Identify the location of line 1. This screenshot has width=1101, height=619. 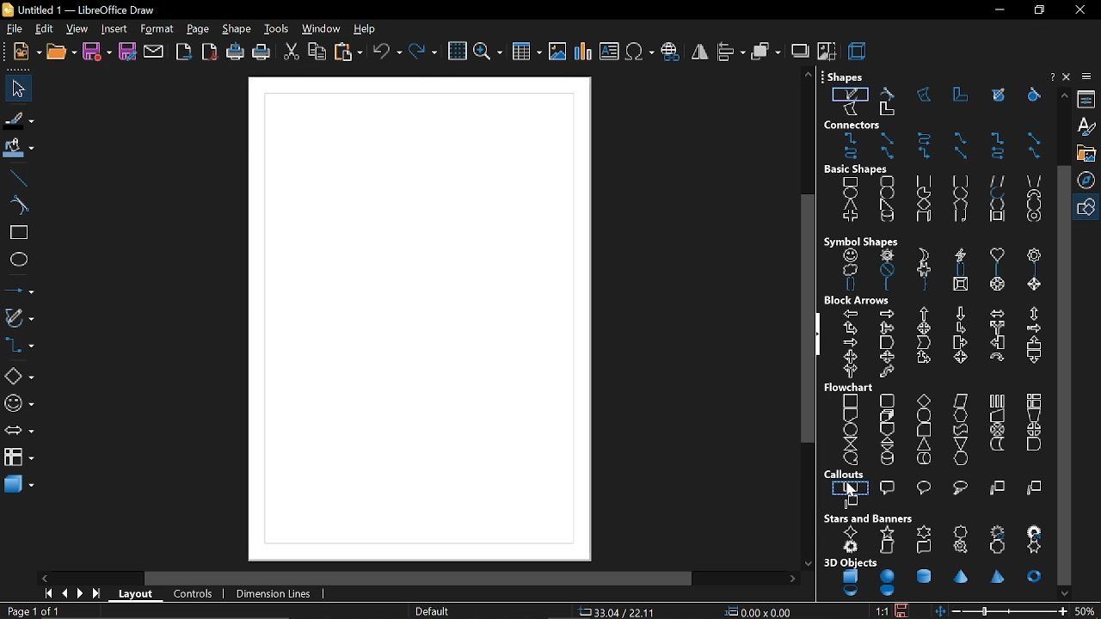
(996, 488).